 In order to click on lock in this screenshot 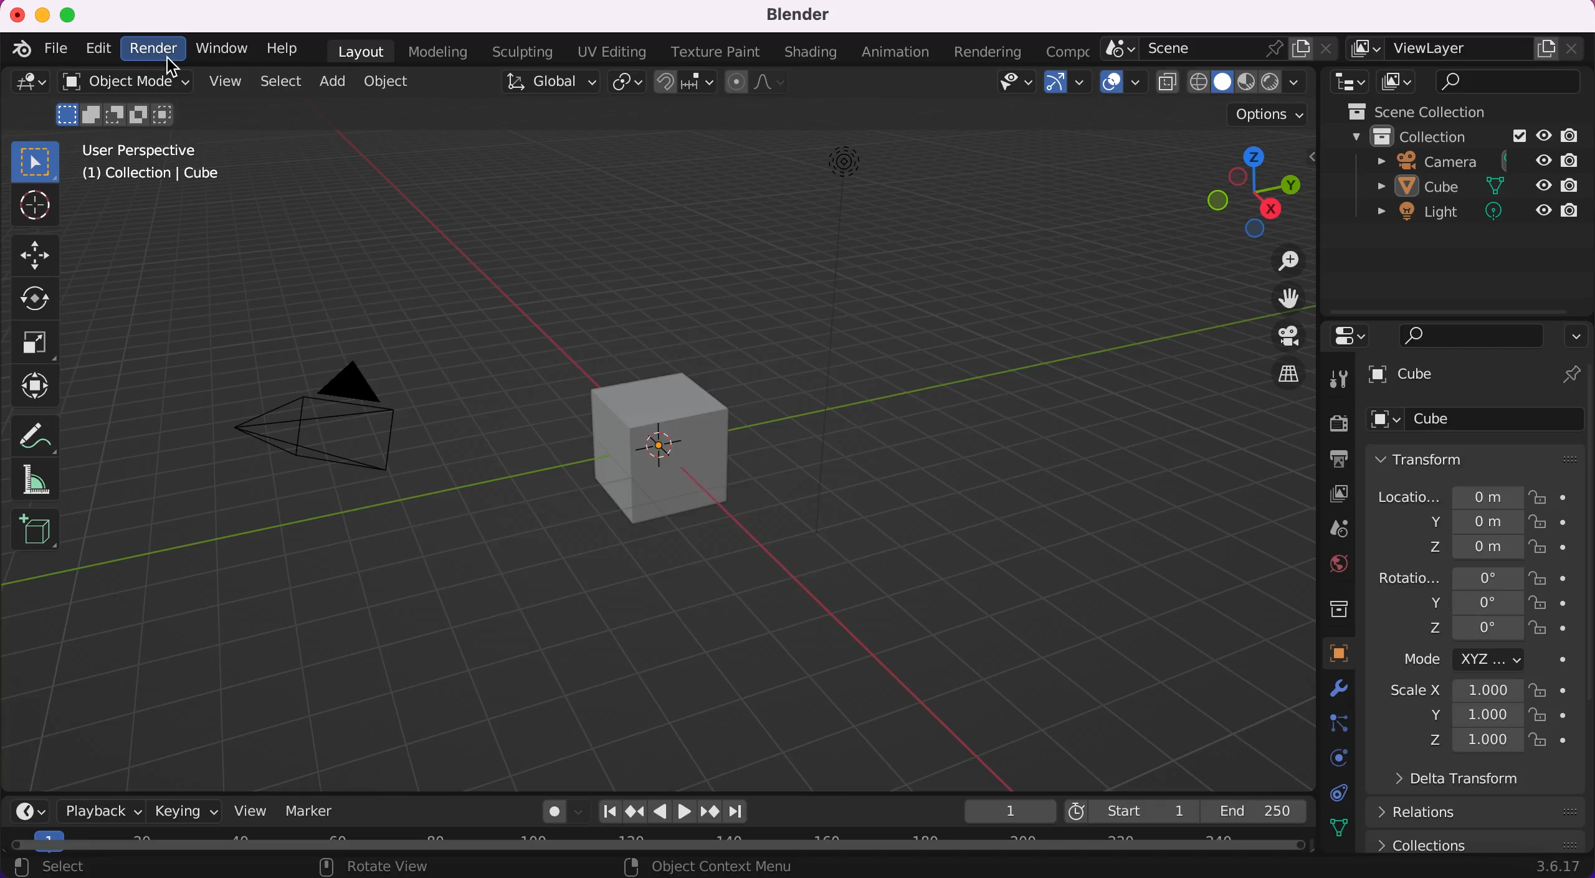, I will do `click(1553, 717)`.